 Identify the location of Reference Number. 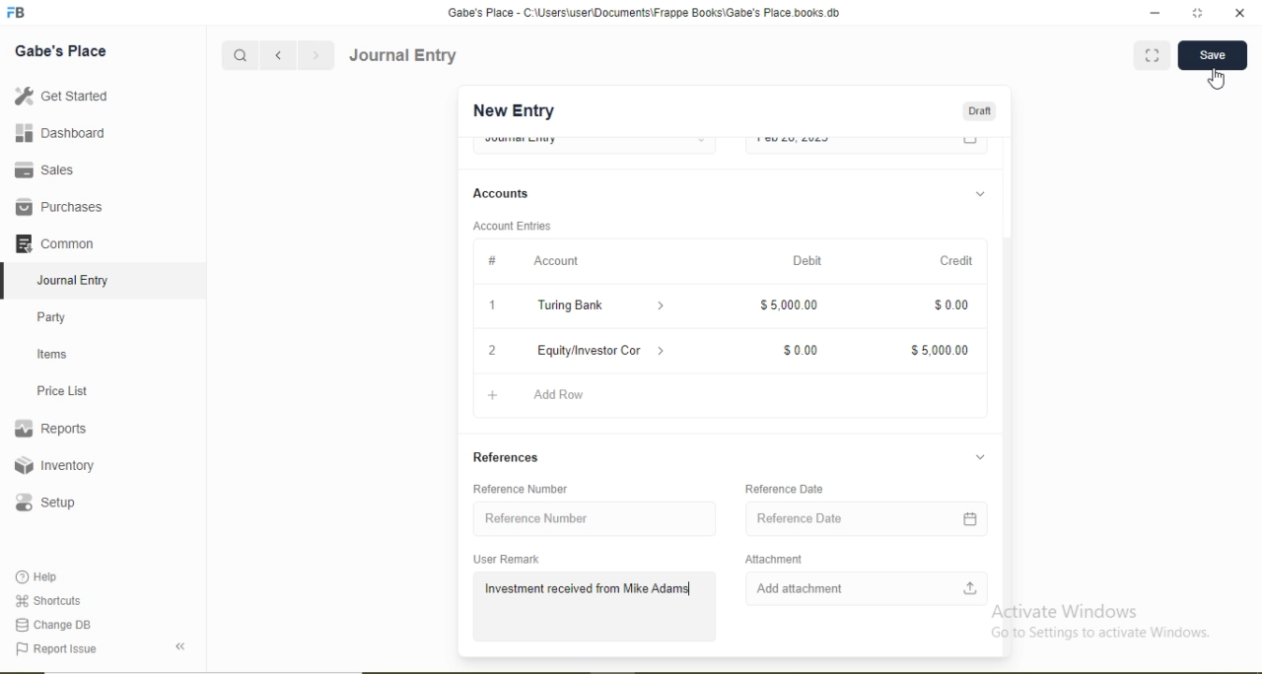
(520, 489).